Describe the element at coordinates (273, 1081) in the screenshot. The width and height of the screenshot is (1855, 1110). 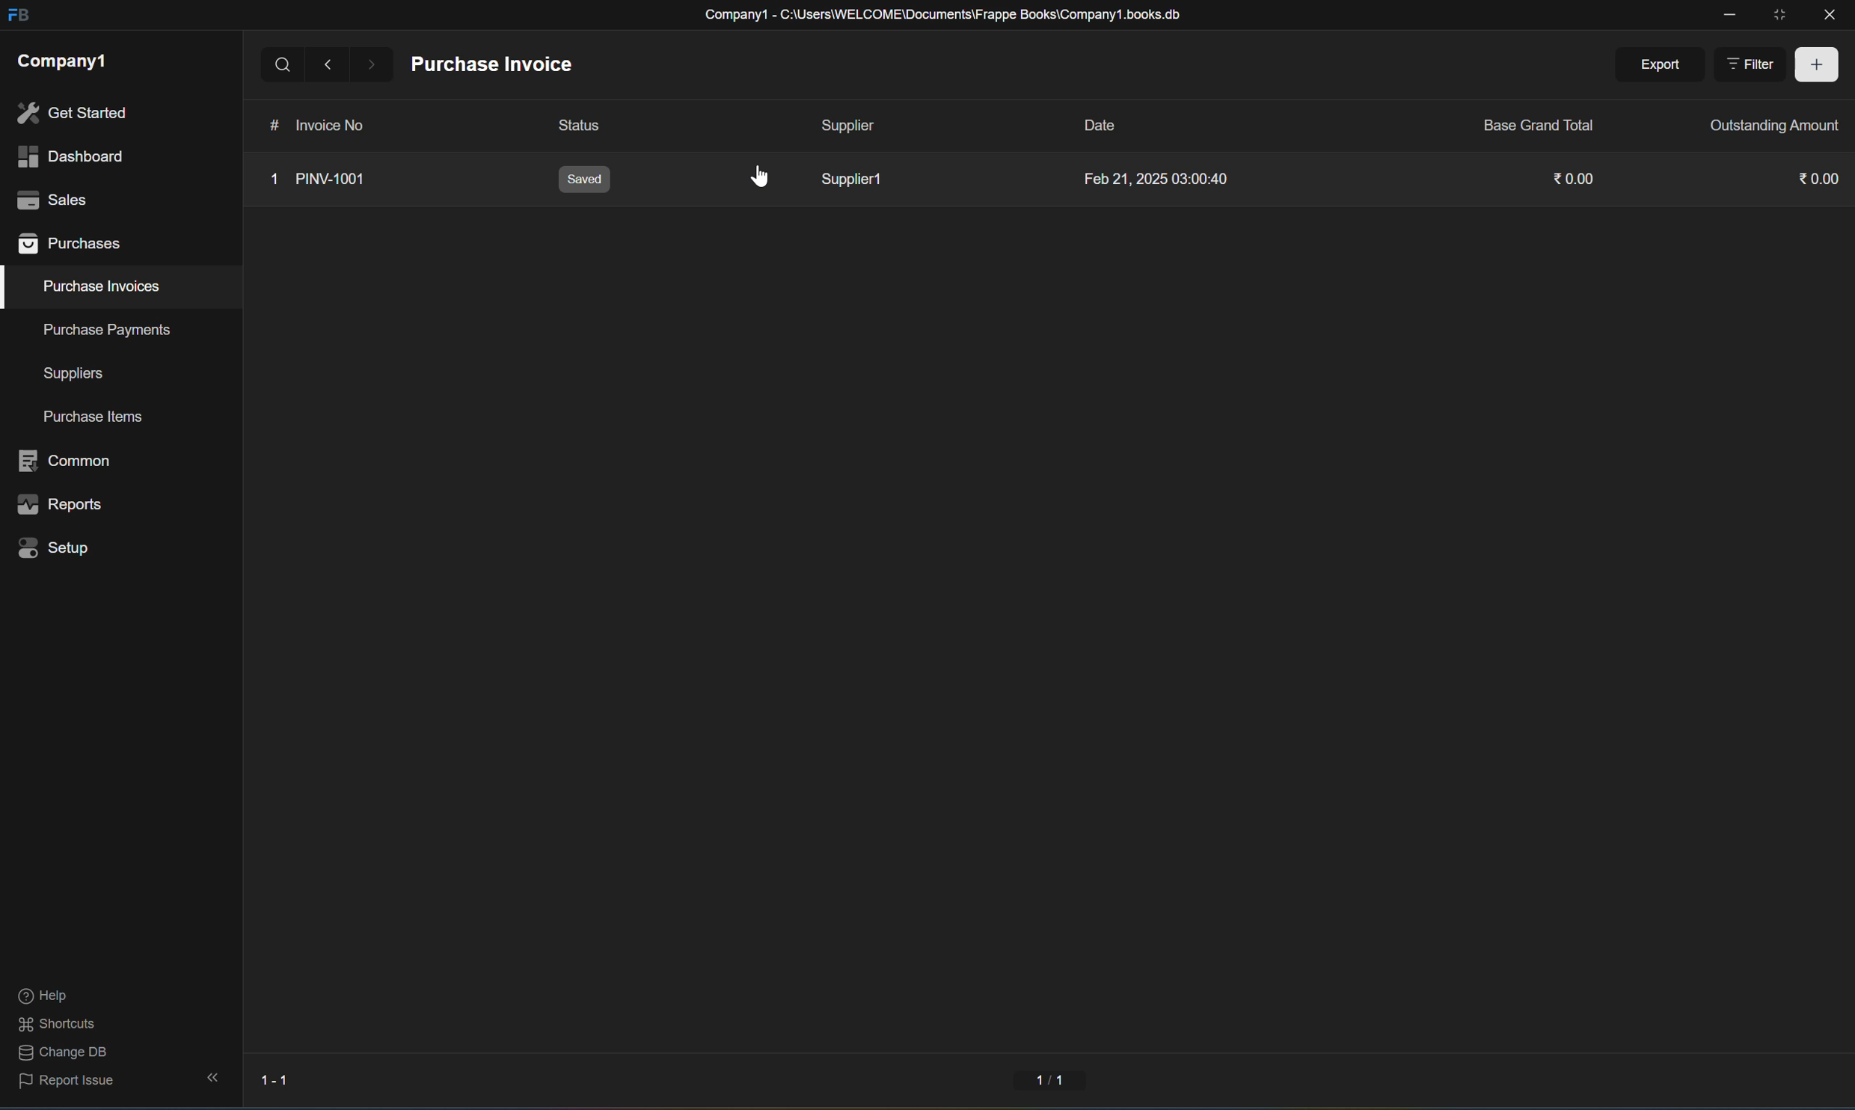
I see `1-1` at that location.